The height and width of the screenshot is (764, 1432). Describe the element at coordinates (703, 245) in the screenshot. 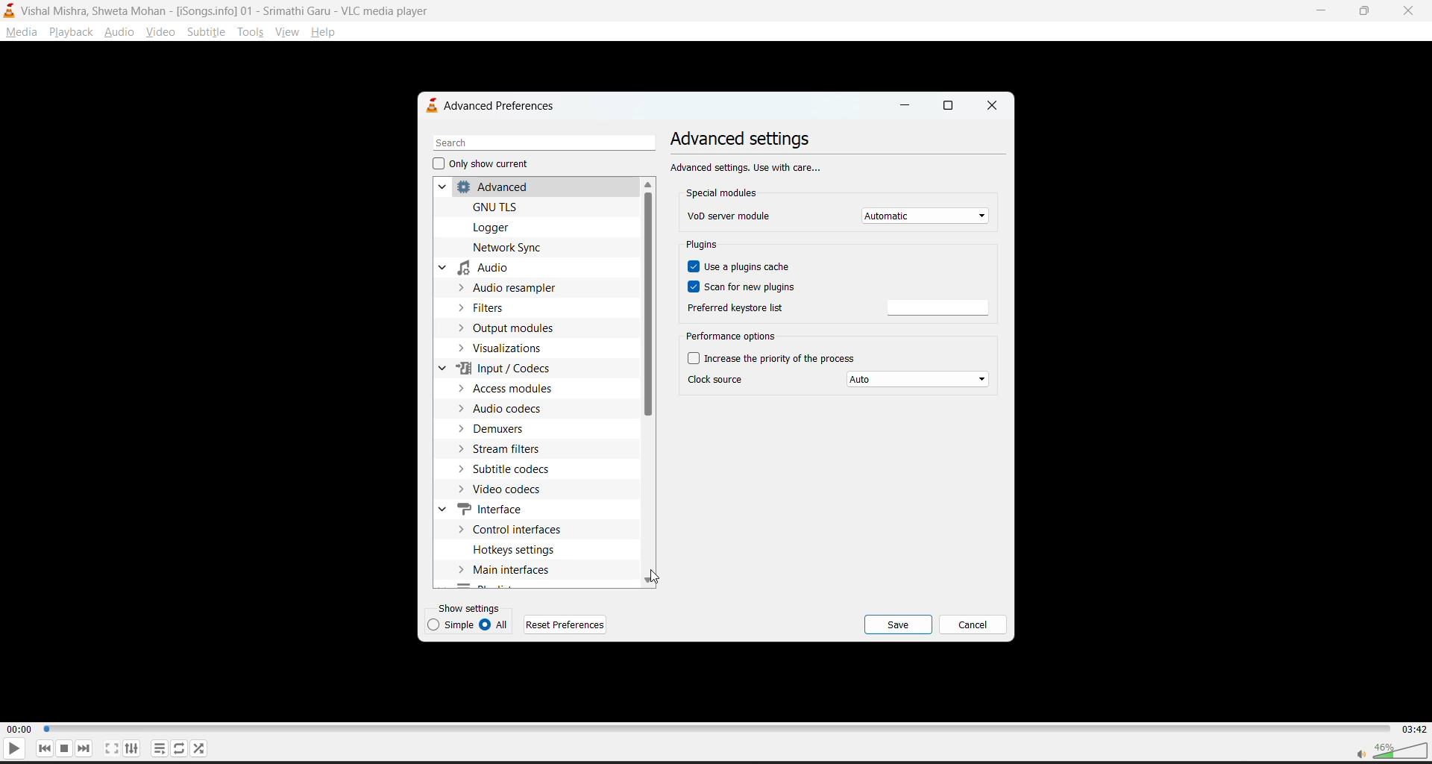

I see `plugins` at that location.